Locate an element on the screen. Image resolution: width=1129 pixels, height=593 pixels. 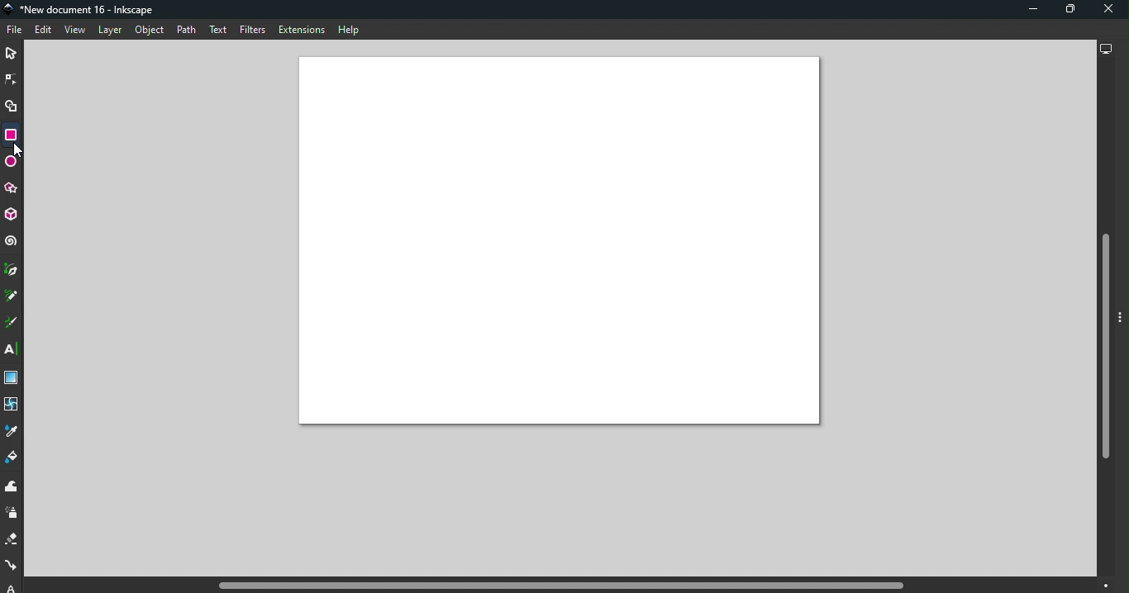
Text is located at coordinates (220, 31).